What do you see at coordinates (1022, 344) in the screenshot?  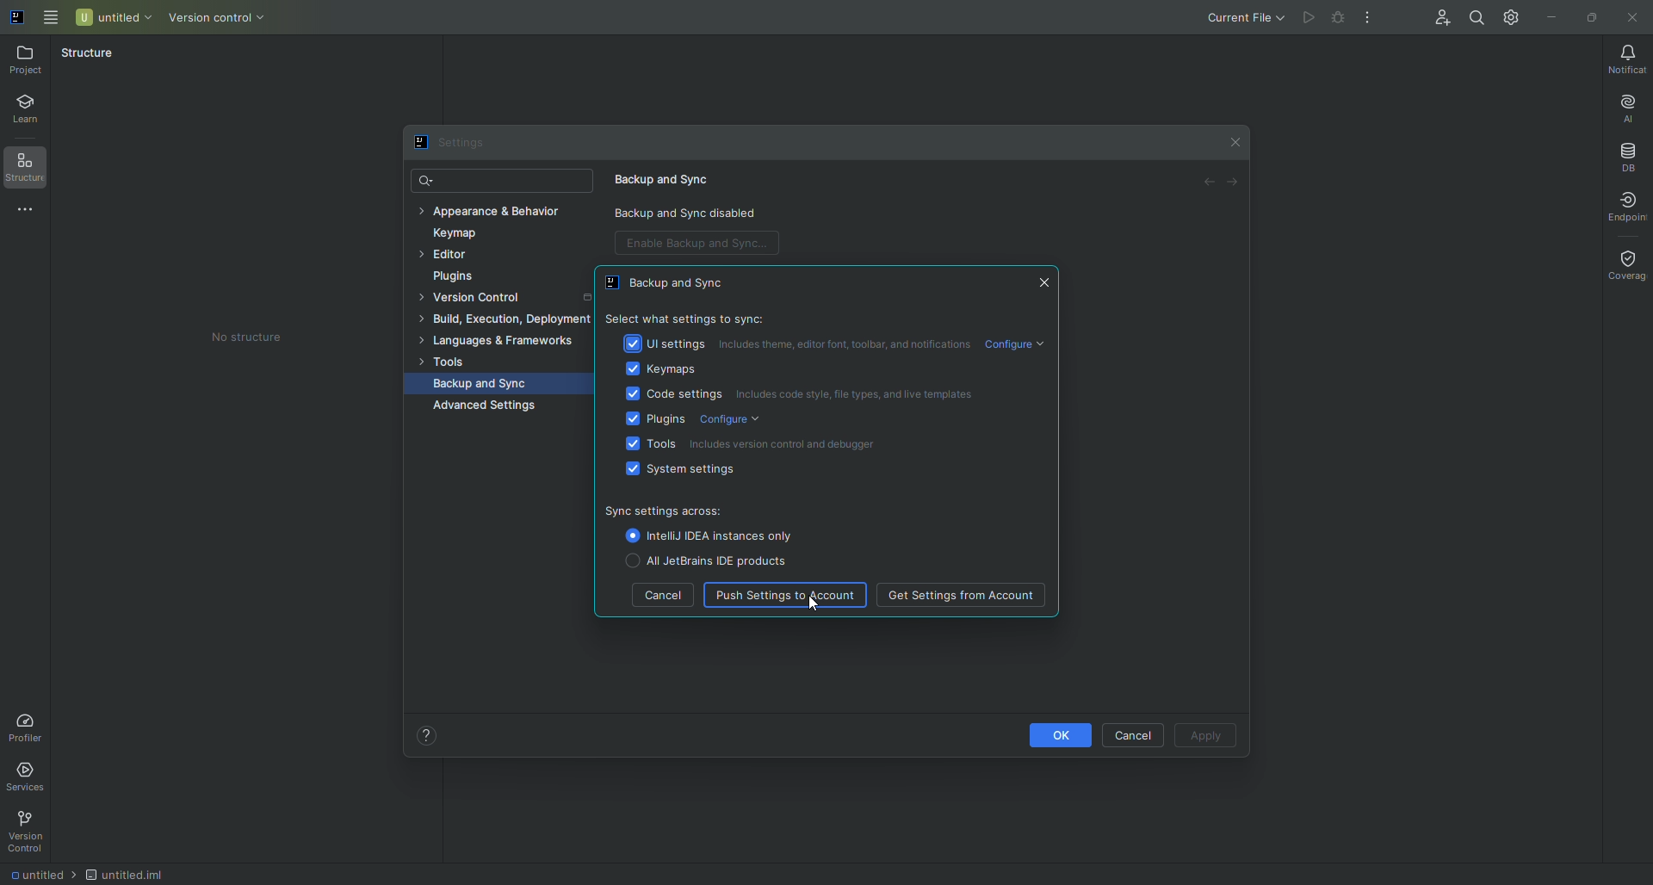 I see `Configure` at bounding box center [1022, 344].